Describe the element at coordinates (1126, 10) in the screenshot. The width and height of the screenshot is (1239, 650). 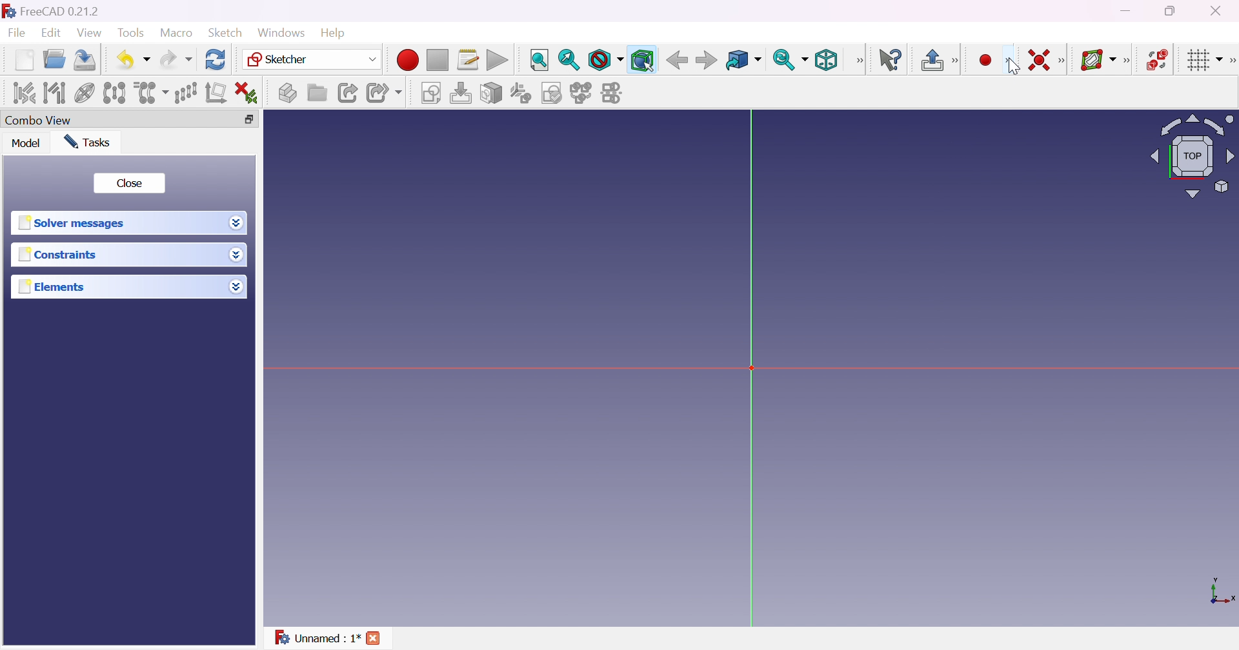
I see `Minimize` at that location.